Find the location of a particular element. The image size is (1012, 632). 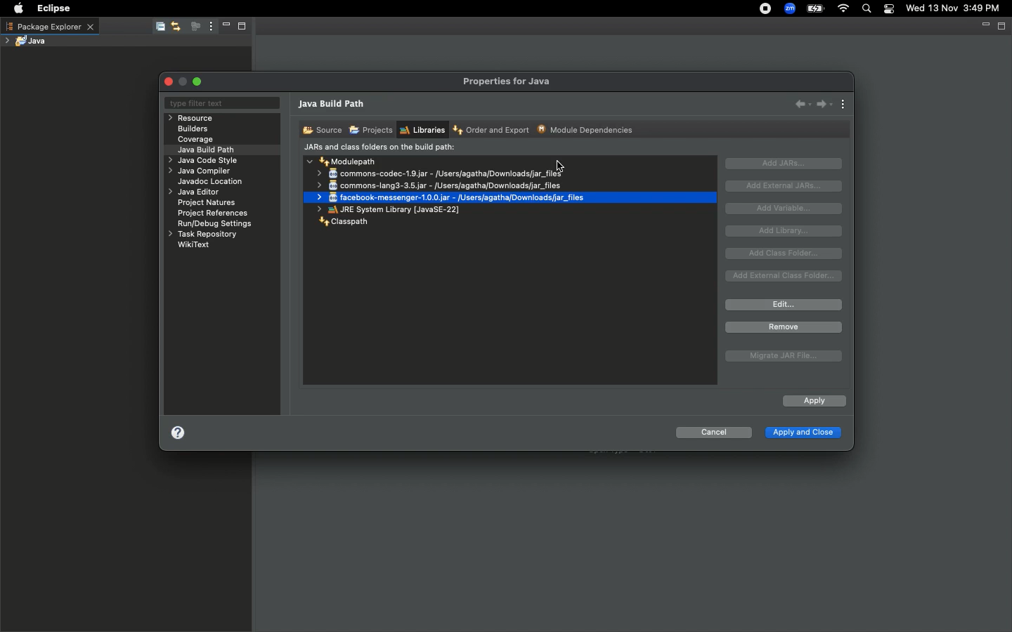

Project natures is located at coordinates (209, 204).